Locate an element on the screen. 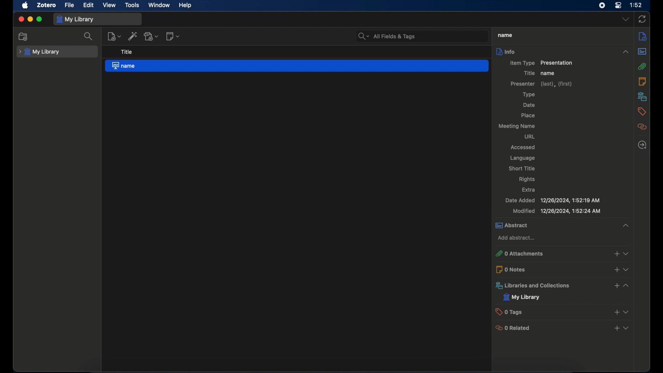  libraries is located at coordinates (563, 285).